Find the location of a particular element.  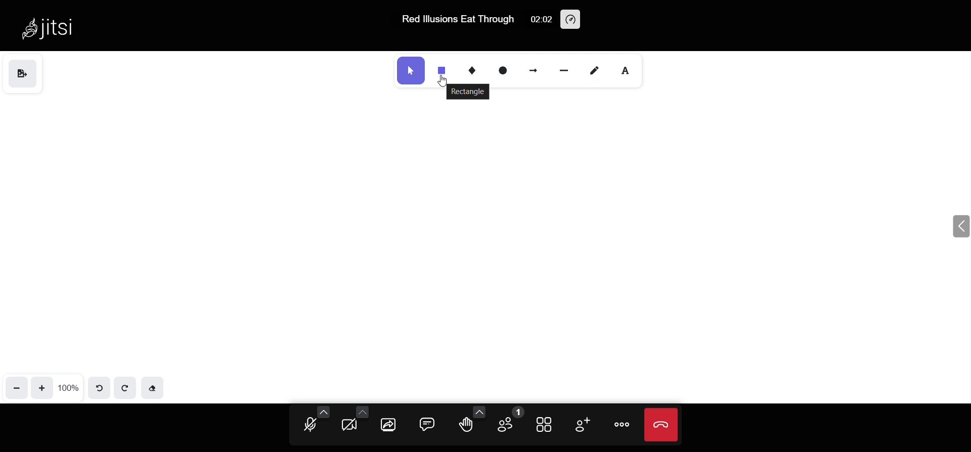

zoom out is located at coordinates (16, 387).